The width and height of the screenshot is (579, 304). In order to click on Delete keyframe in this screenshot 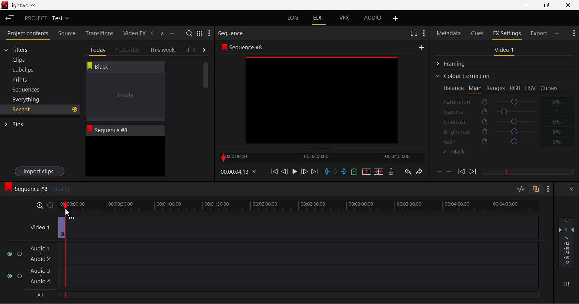, I will do `click(449, 173)`.